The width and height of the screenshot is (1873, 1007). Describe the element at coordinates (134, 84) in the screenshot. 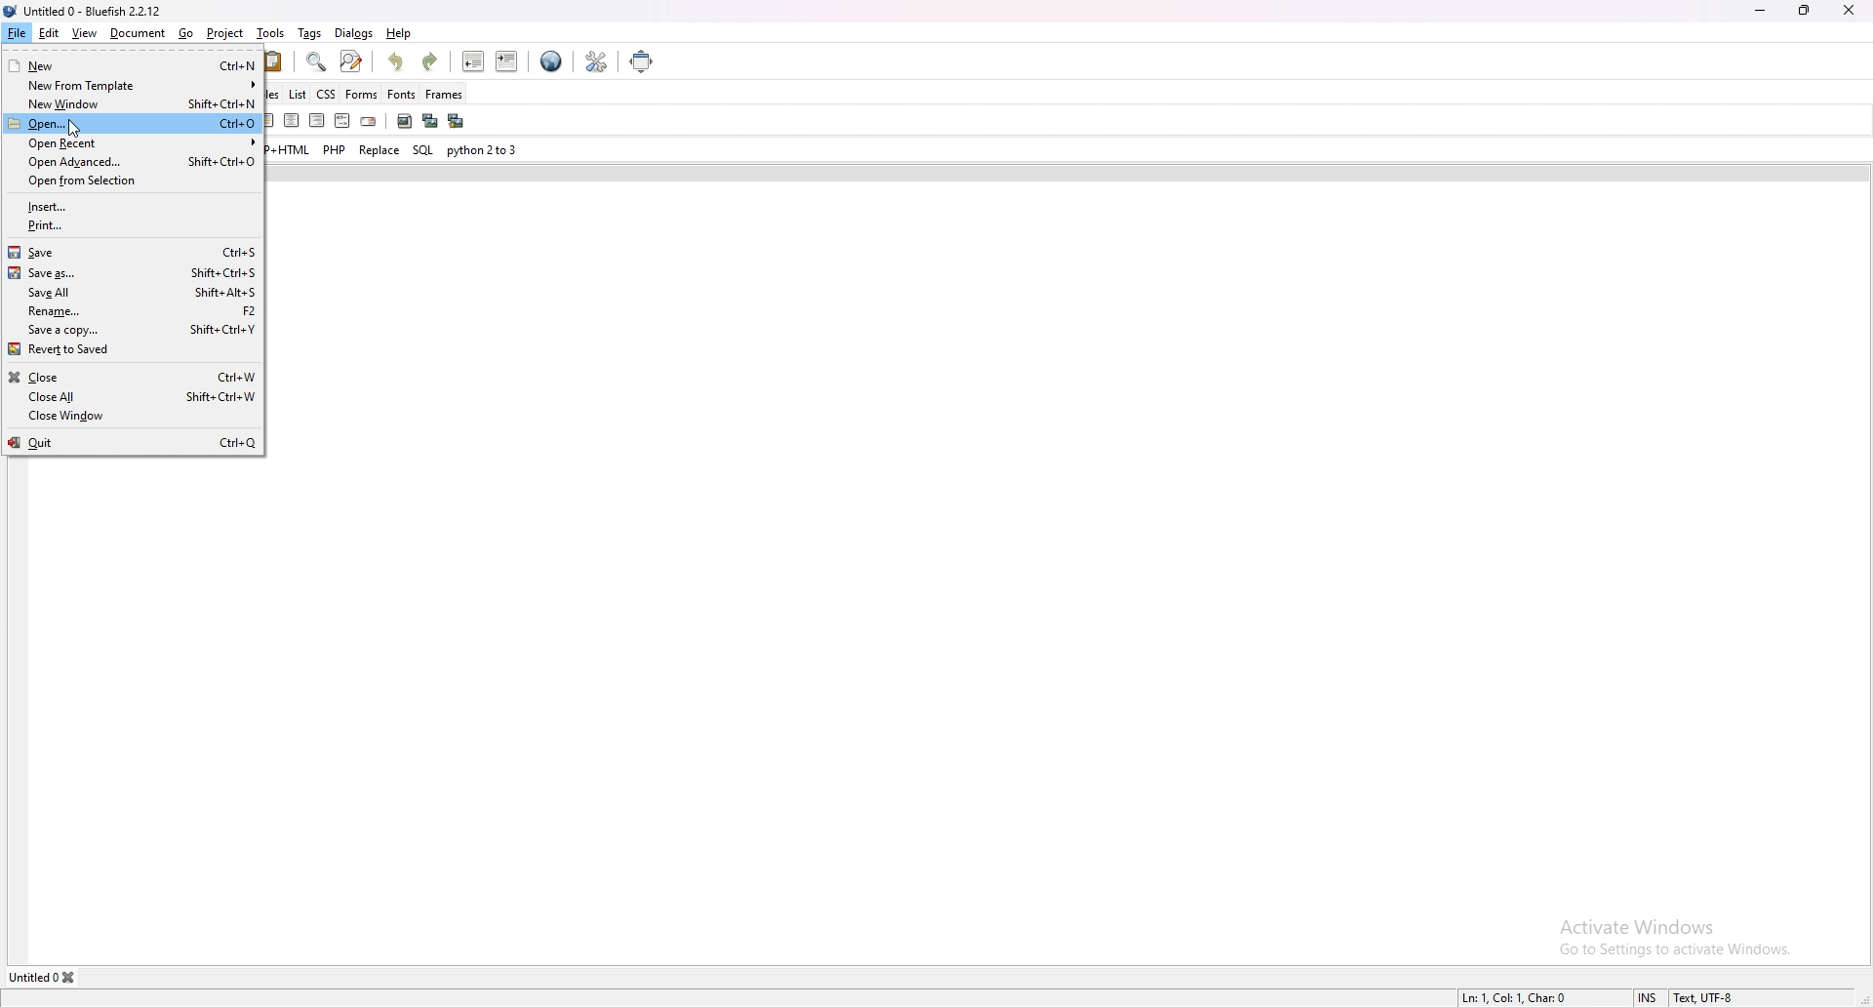

I see `new from template` at that location.